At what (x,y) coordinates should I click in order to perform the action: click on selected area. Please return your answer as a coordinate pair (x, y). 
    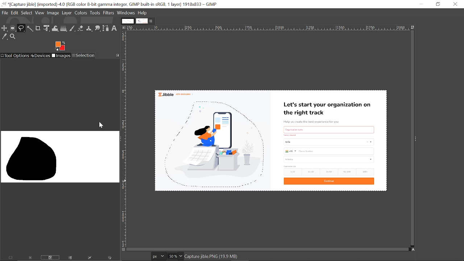
    Looking at the image, I should click on (213, 143).